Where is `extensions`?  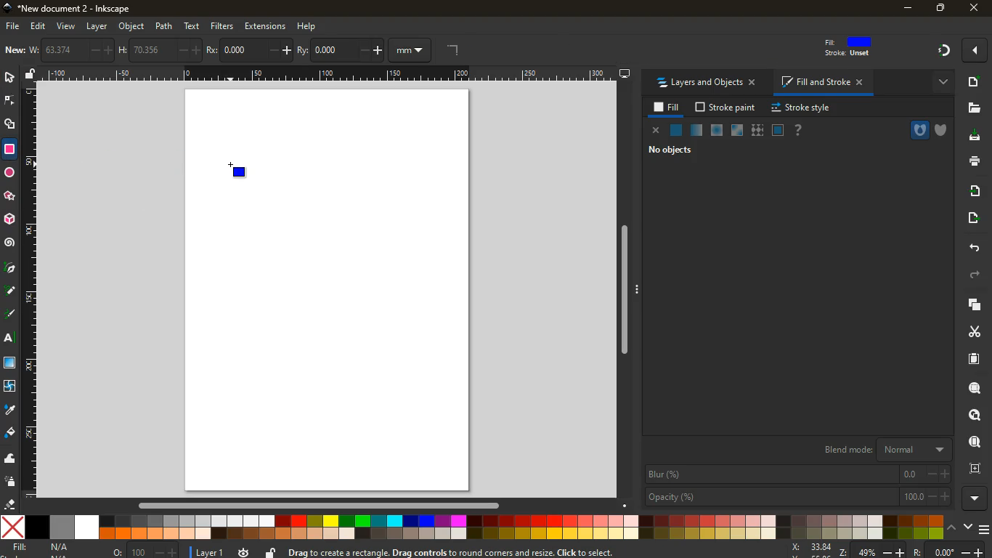 extensions is located at coordinates (265, 27).